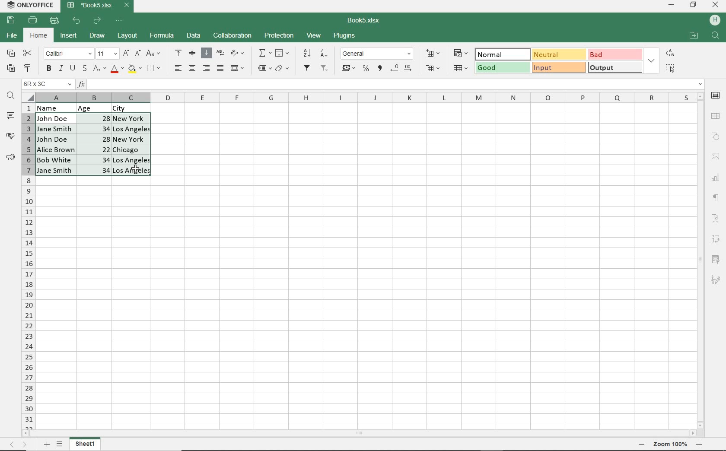 This screenshot has width=726, height=451. What do you see at coordinates (126, 53) in the screenshot?
I see `INCREMENT FONT SIZE` at bounding box center [126, 53].